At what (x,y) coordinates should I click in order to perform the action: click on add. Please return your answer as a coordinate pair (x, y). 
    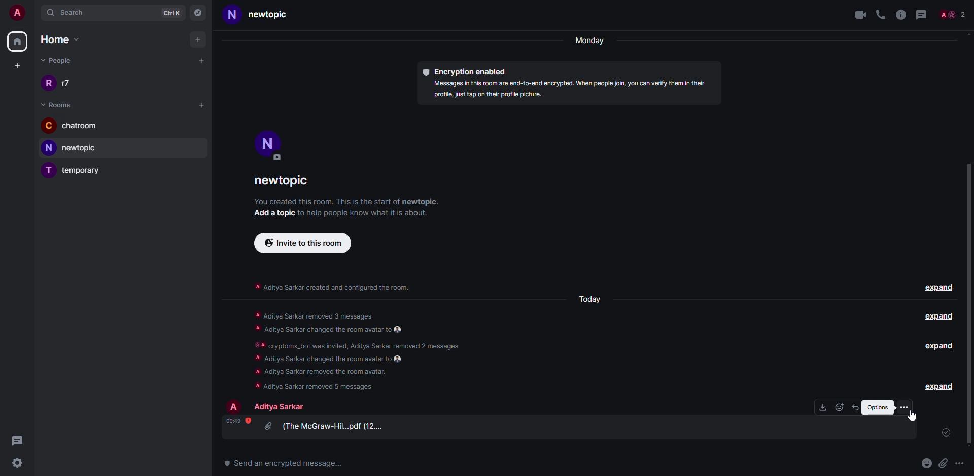
    Looking at the image, I should click on (202, 60).